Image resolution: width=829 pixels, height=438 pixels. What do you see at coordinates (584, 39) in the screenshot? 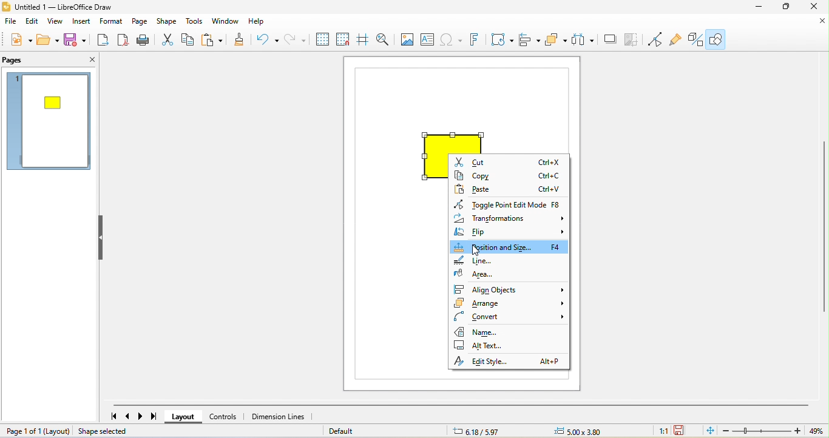
I see `select at least three object to distribute` at bounding box center [584, 39].